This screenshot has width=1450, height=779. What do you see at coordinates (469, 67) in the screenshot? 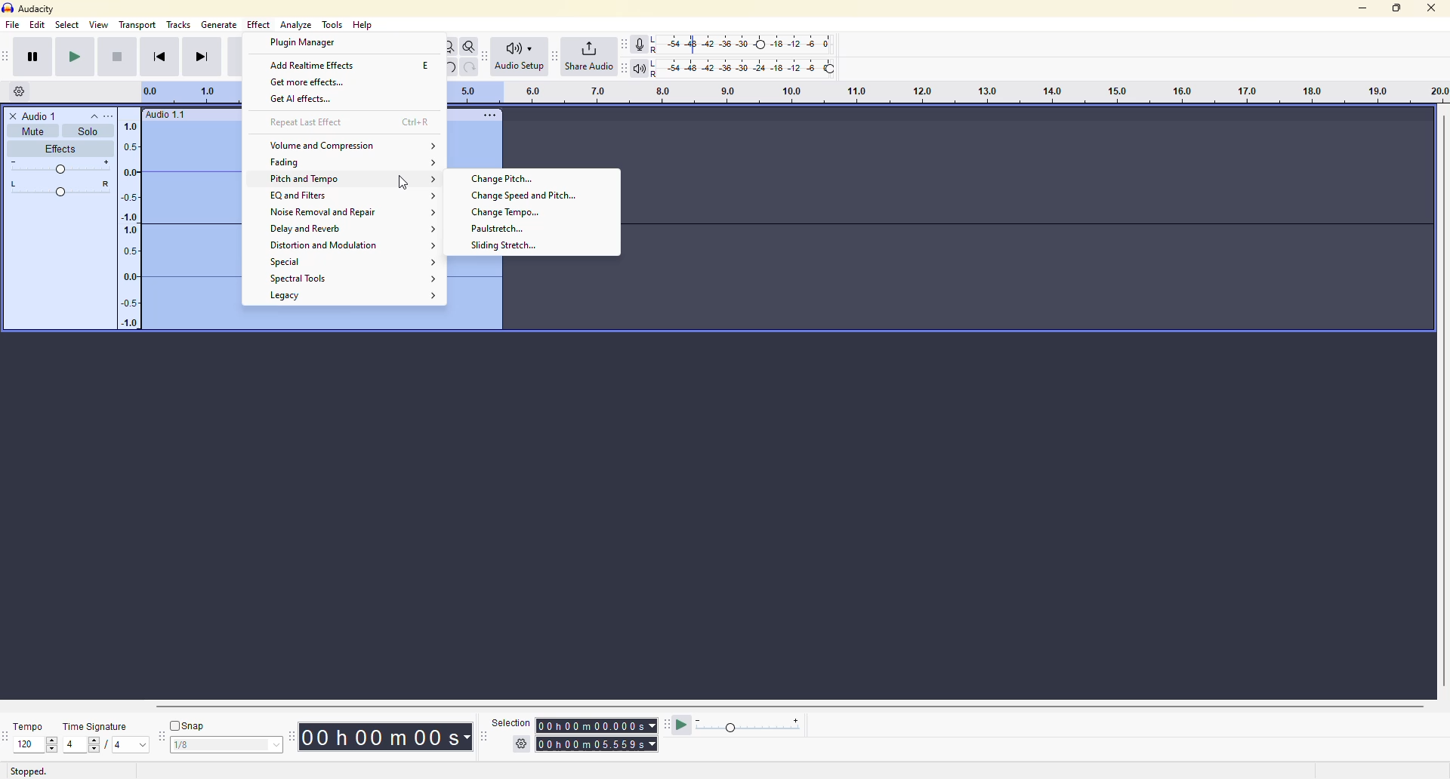
I see `redo` at bounding box center [469, 67].